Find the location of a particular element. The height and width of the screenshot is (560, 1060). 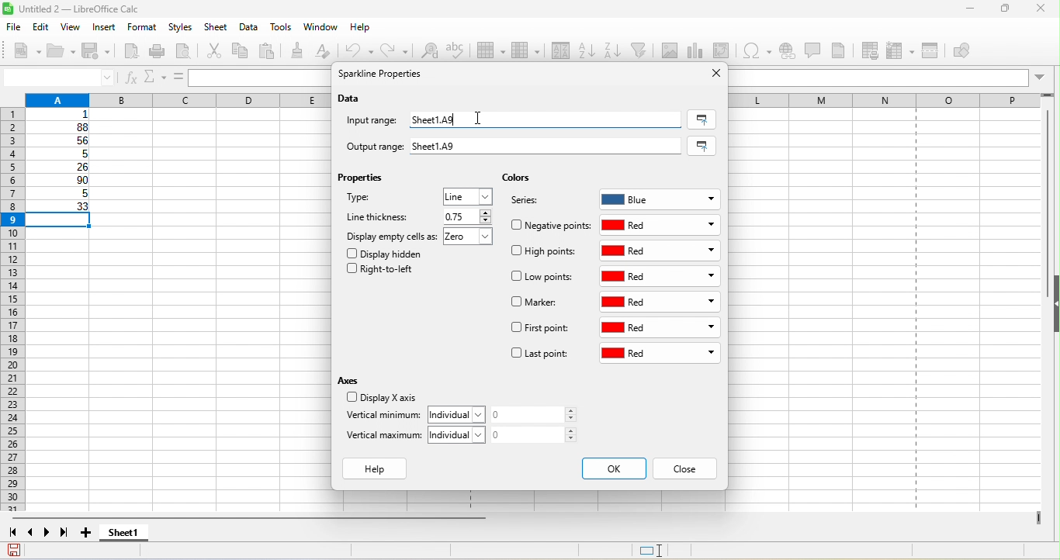

clone formatting is located at coordinates (300, 50).